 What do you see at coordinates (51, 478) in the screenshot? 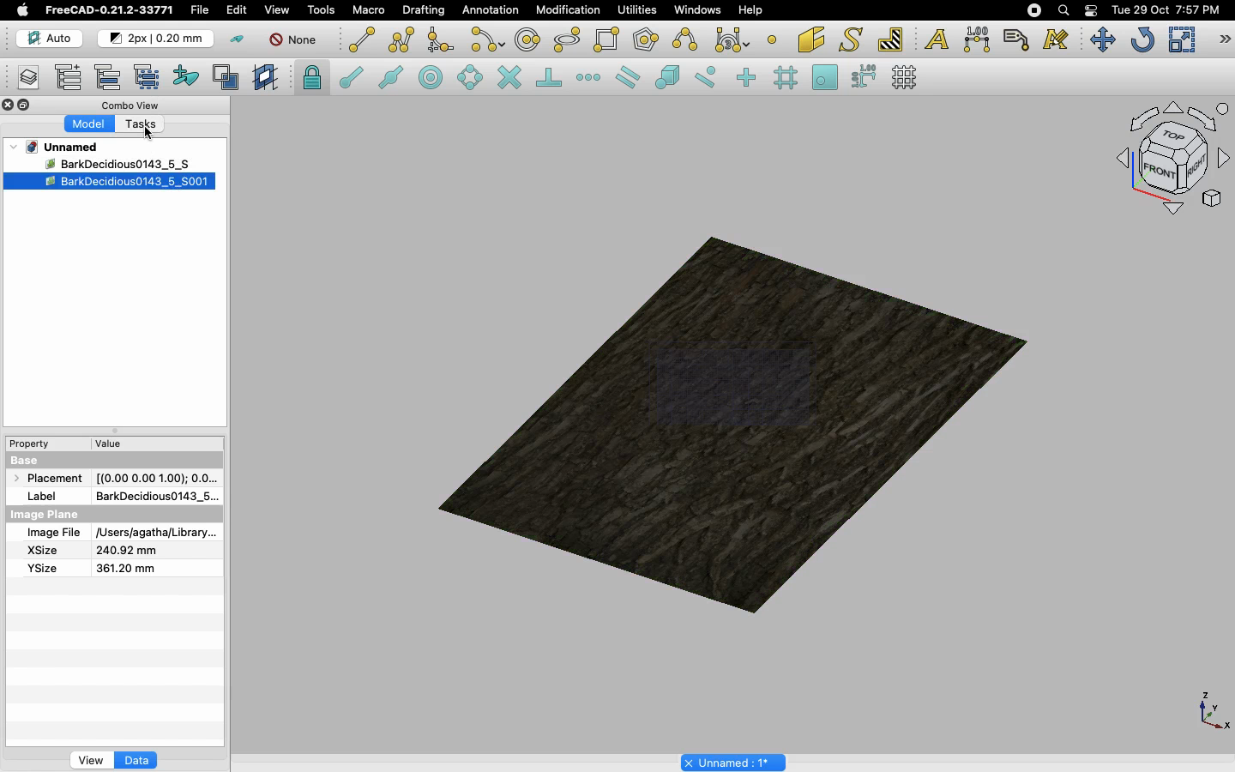
I see `Placement` at bounding box center [51, 478].